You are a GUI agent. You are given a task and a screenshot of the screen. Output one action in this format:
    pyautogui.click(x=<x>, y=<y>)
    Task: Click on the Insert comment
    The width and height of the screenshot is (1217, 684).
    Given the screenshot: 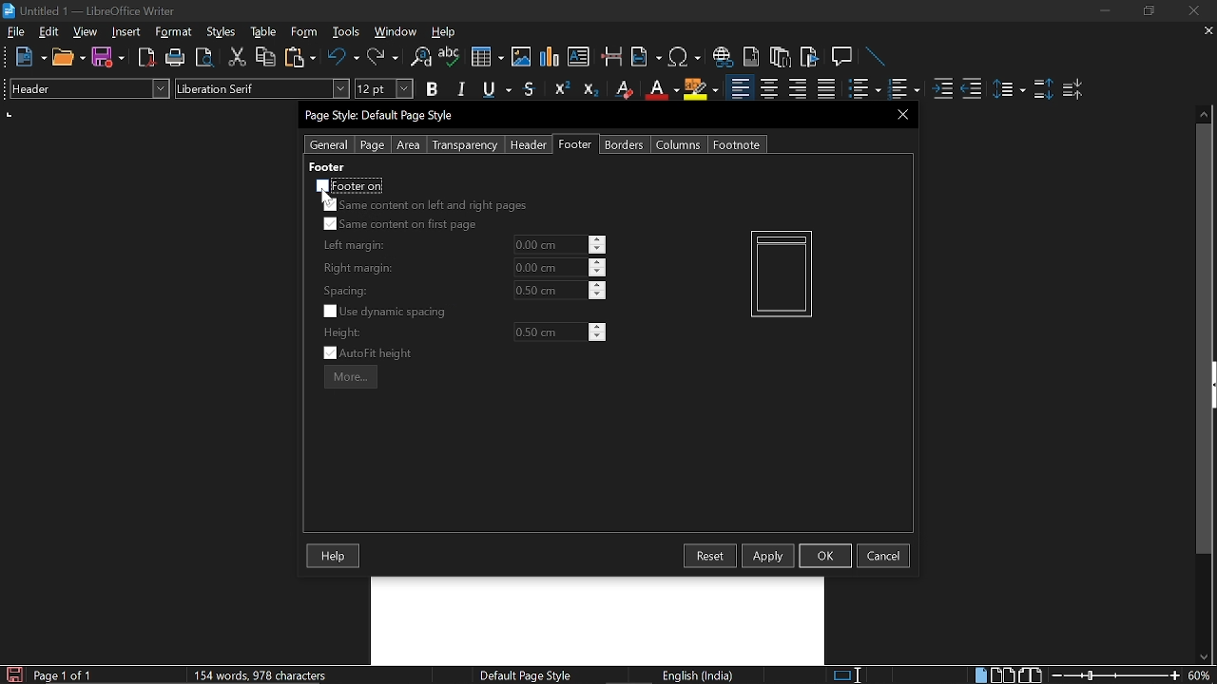 What is the action you would take?
    pyautogui.click(x=844, y=57)
    